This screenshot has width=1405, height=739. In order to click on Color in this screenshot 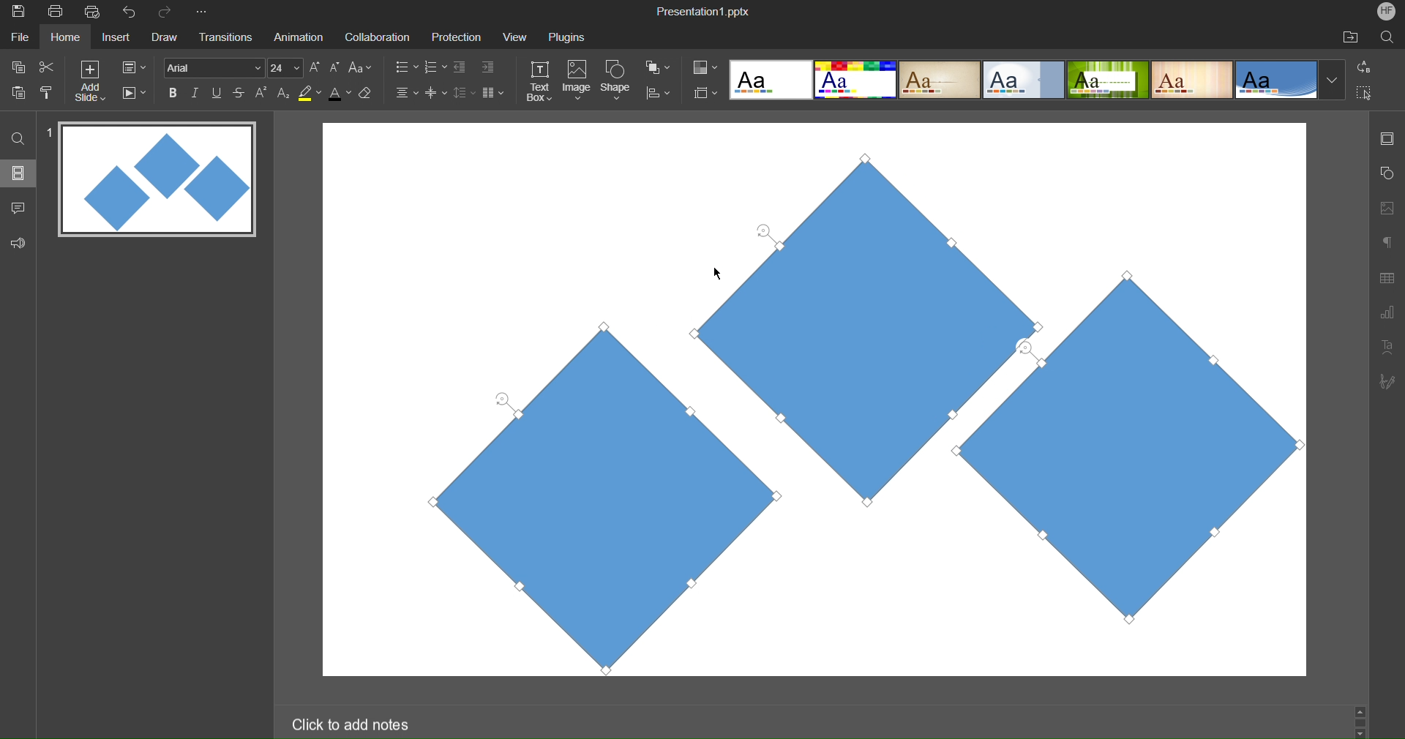, I will do `click(705, 67)`.